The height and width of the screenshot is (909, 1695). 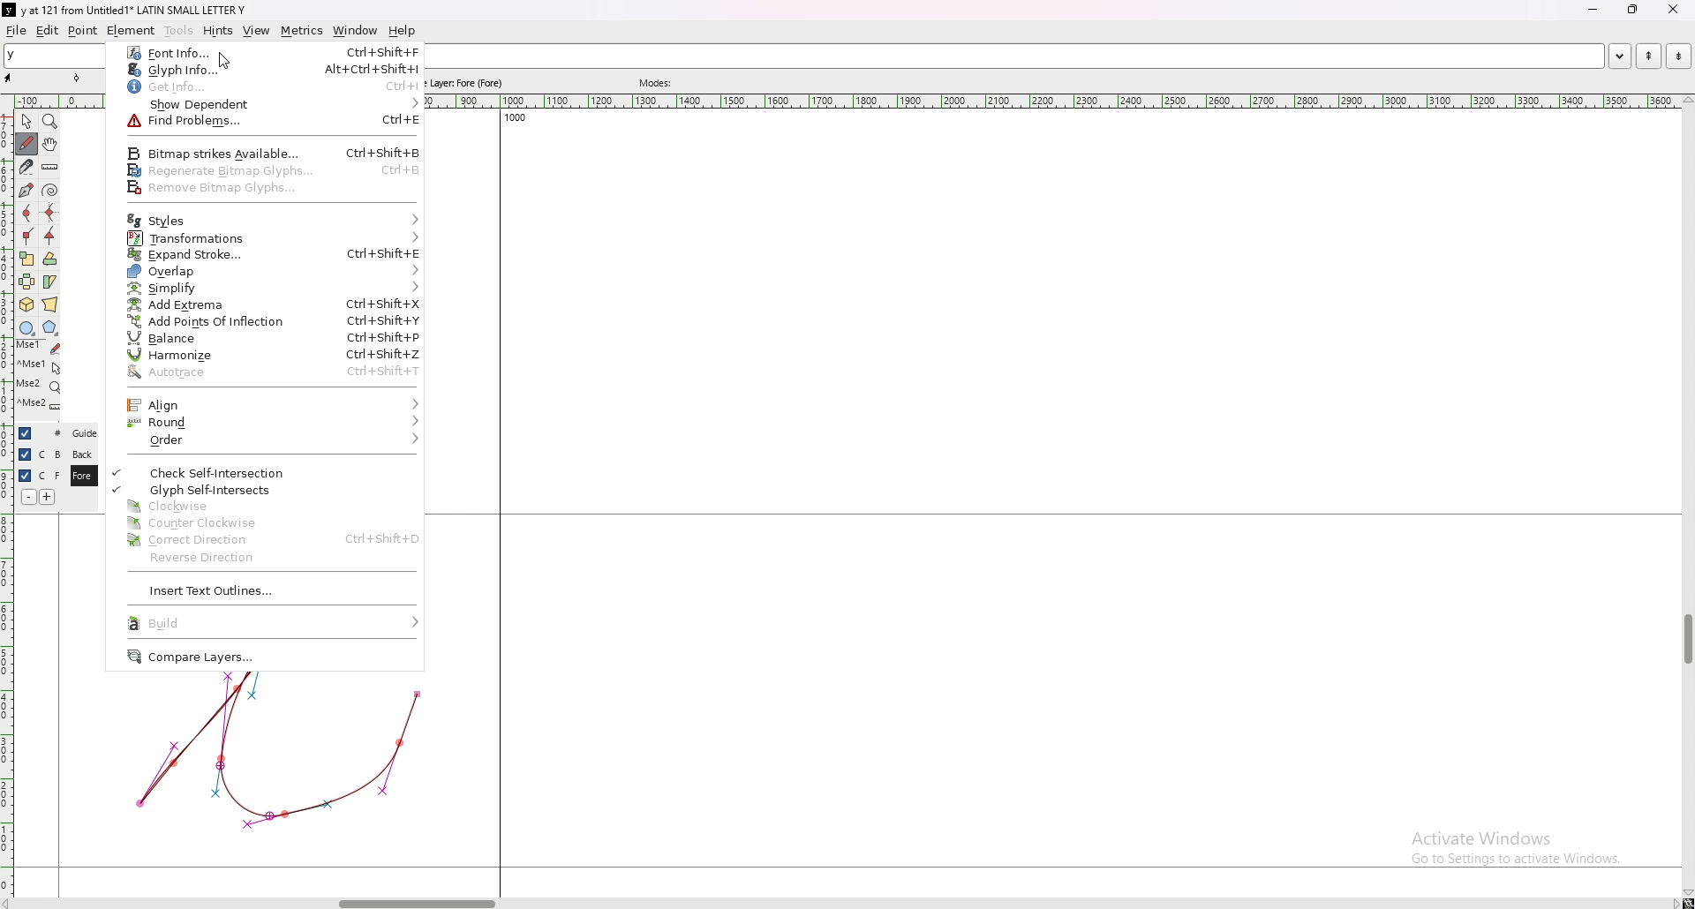 I want to click on edit, so click(x=48, y=31).